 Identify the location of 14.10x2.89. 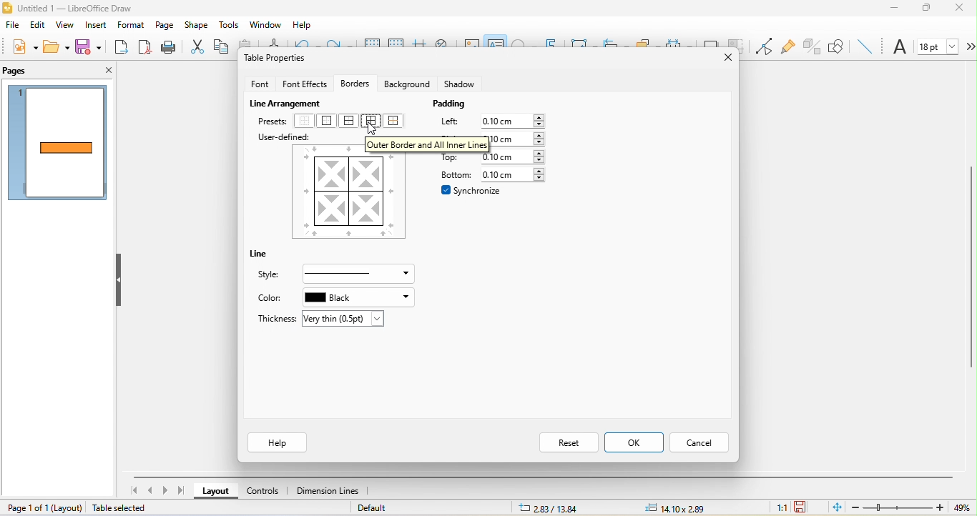
(677, 507).